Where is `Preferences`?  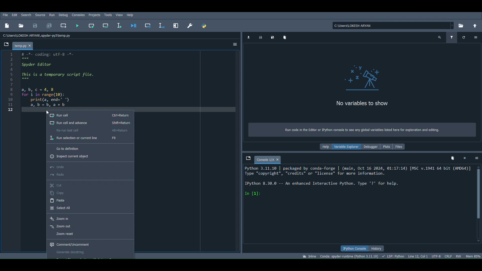
Preferences is located at coordinates (190, 26).